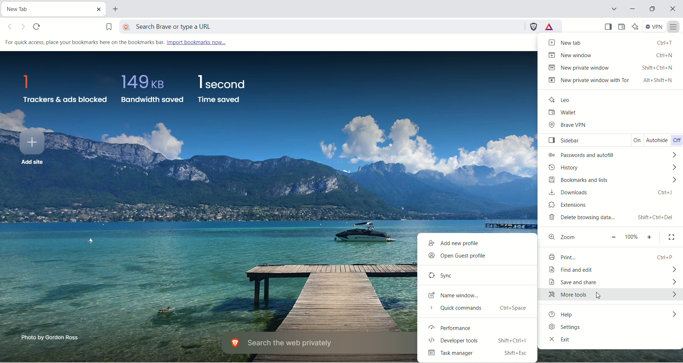 This screenshot has width=683, height=363. Describe the element at coordinates (474, 296) in the screenshot. I see `name window` at that location.